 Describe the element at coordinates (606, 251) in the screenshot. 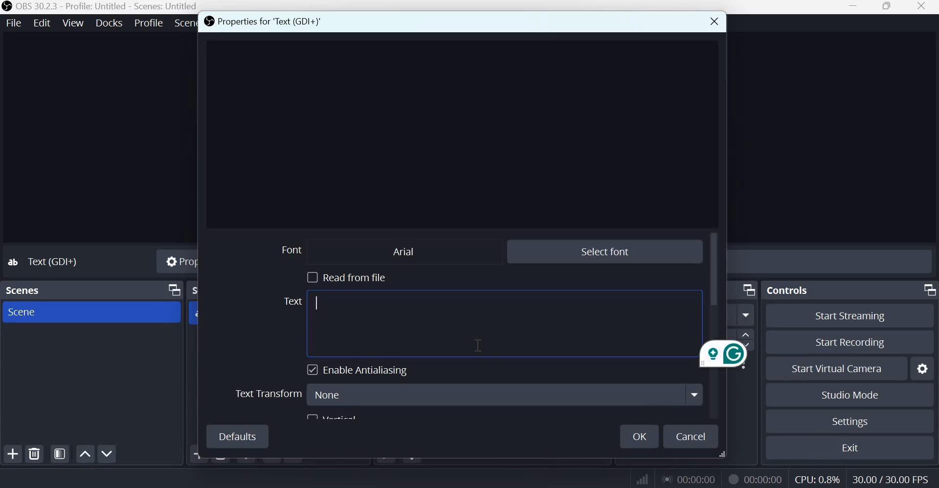

I see `Select font` at that location.